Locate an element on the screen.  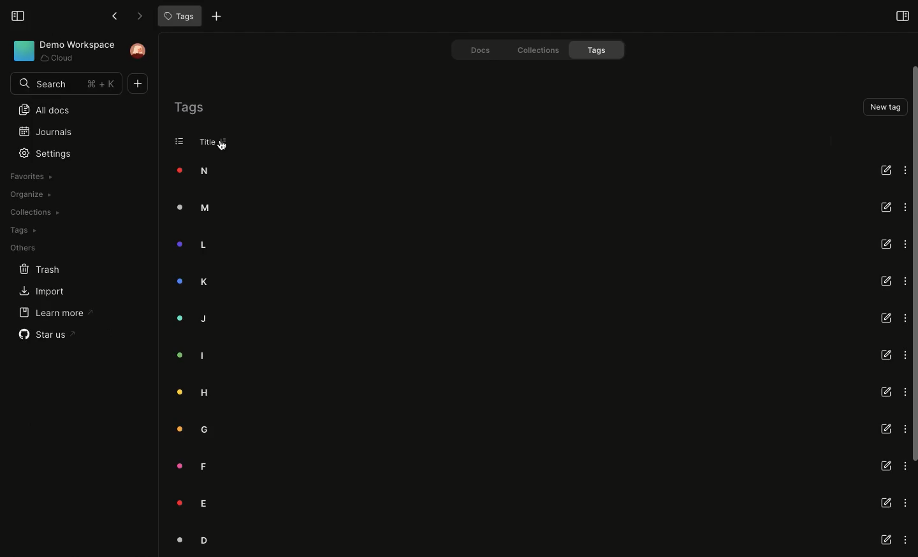
Back is located at coordinates (113, 16).